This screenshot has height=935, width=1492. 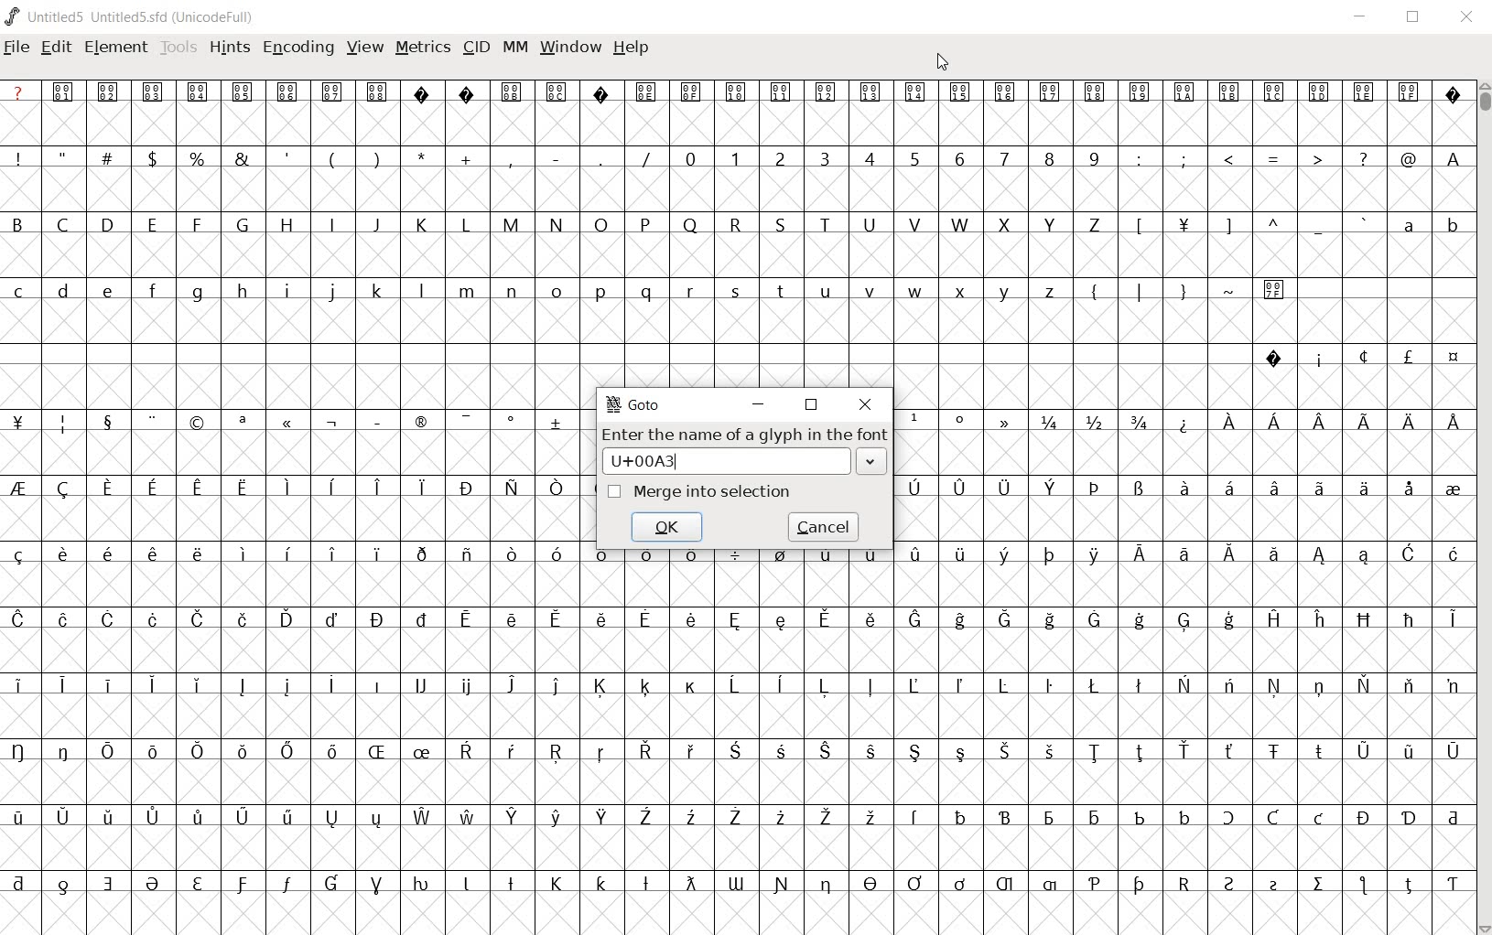 What do you see at coordinates (605, 559) in the screenshot?
I see `Symbol` at bounding box center [605, 559].